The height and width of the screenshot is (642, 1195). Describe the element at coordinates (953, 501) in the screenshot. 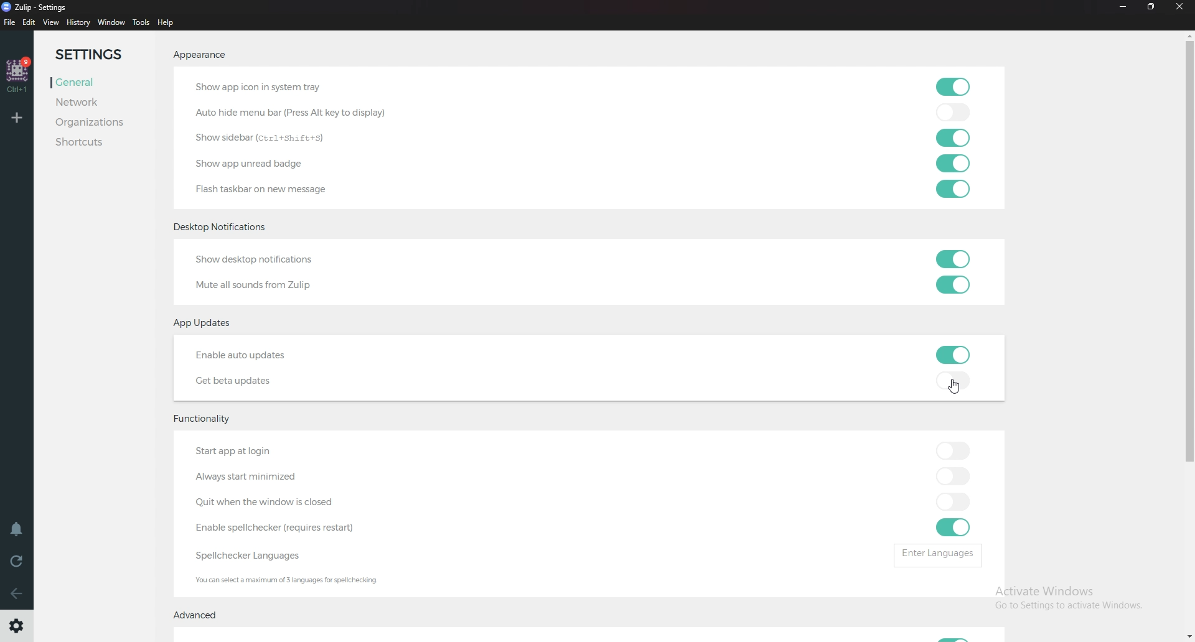

I see `toggle` at that location.